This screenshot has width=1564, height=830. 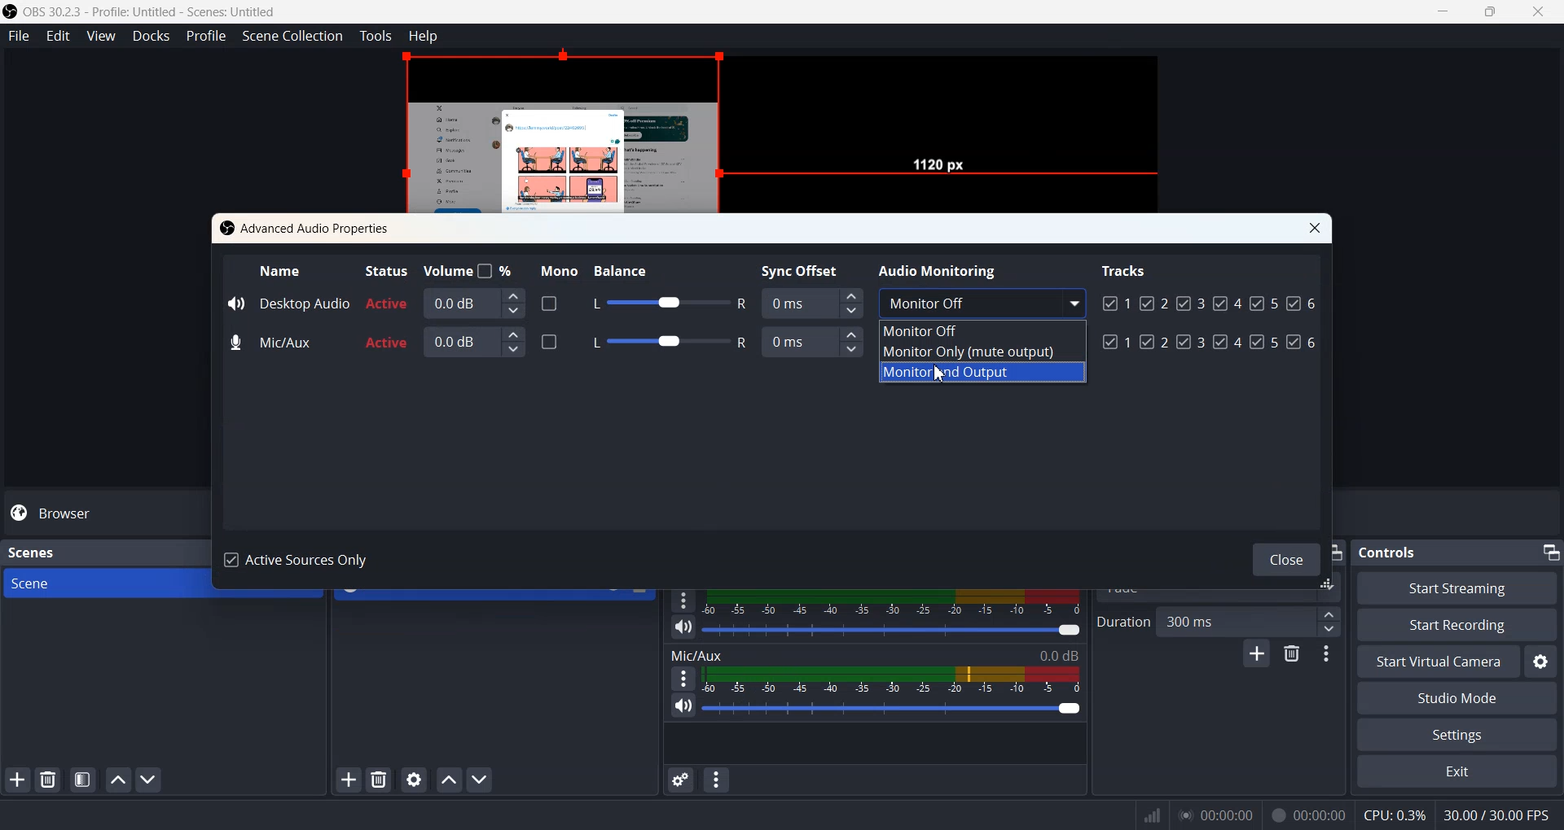 I want to click on Move sources down, so click(x=481, y=780).